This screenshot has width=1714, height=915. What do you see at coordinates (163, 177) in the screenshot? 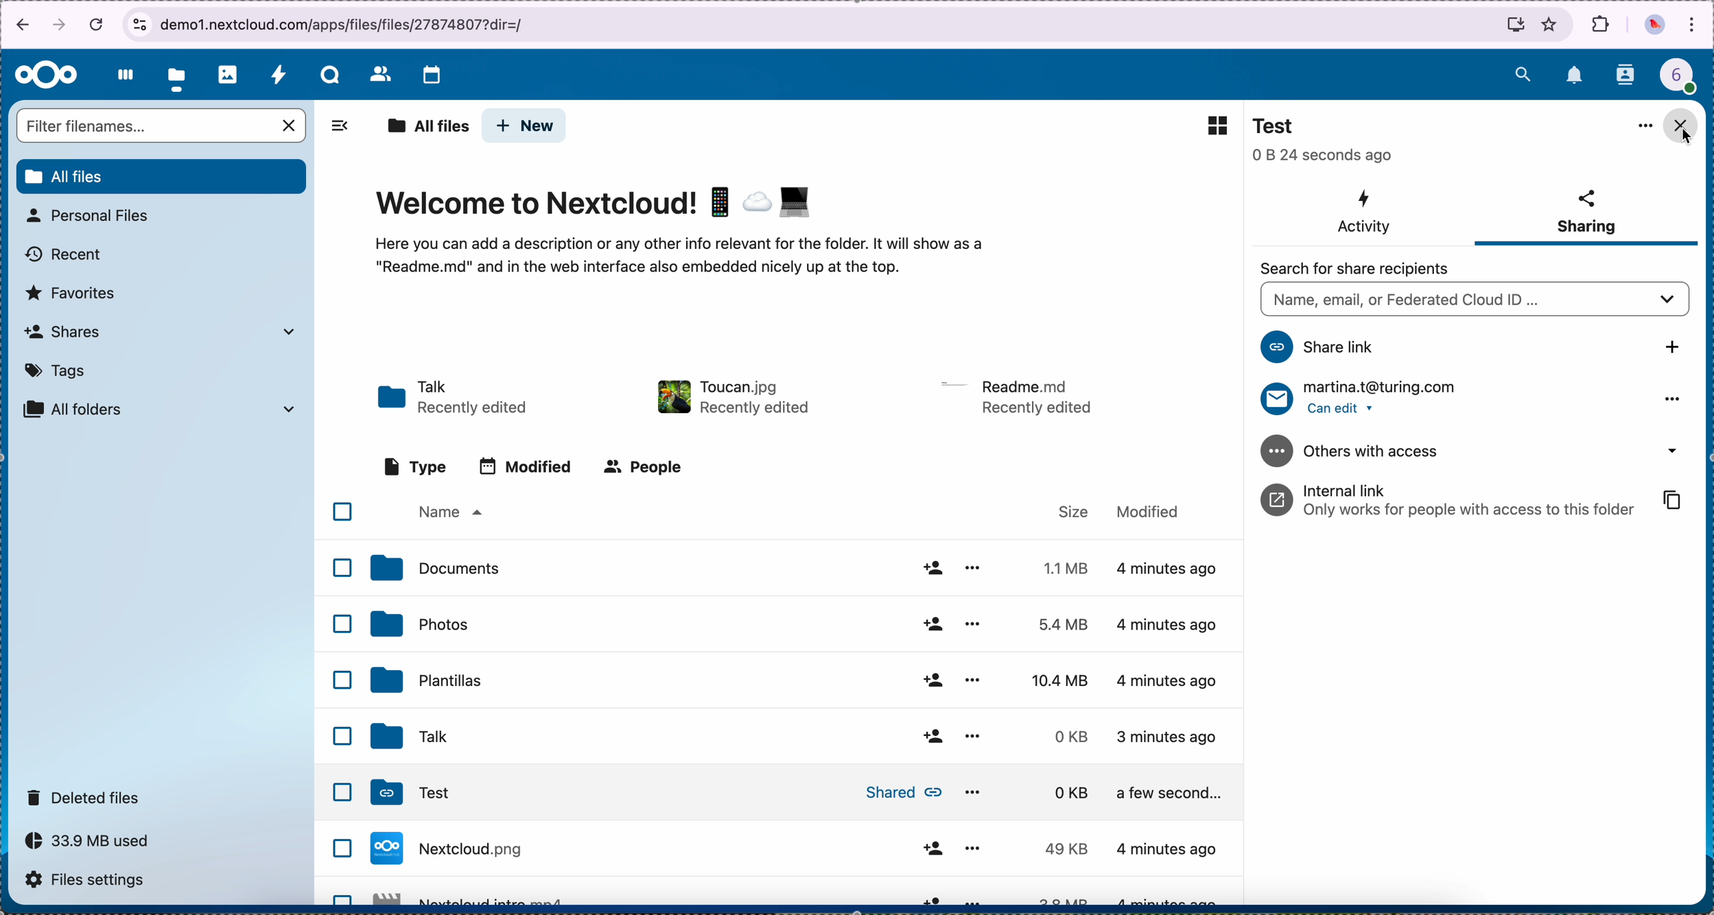
I see `all files button` at bounding box center [163, 177].